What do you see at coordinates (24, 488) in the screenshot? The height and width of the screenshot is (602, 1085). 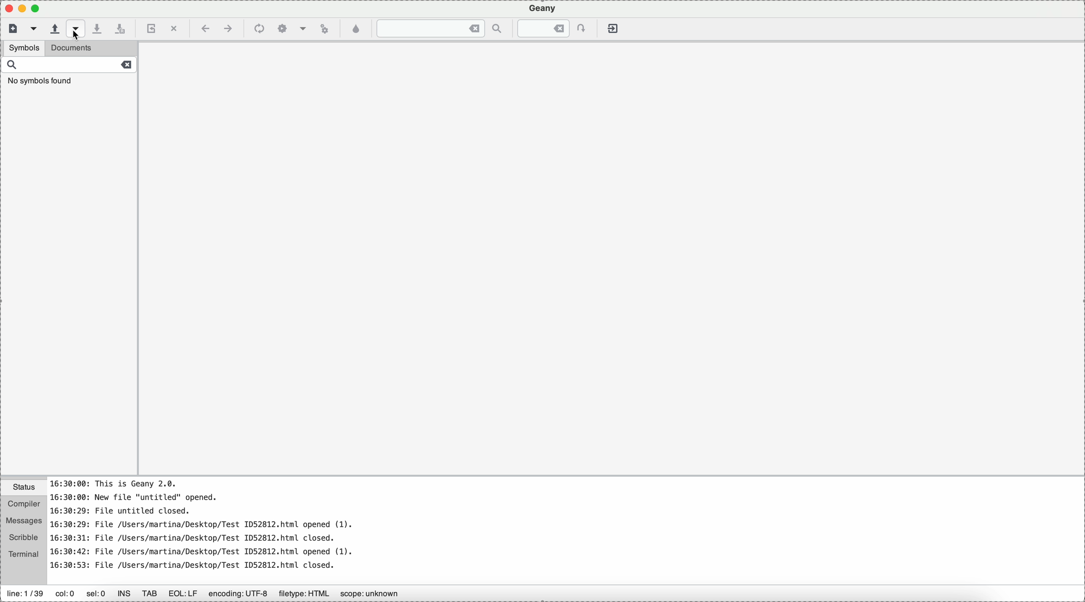 I see `status` at bounding box center [24, 488].